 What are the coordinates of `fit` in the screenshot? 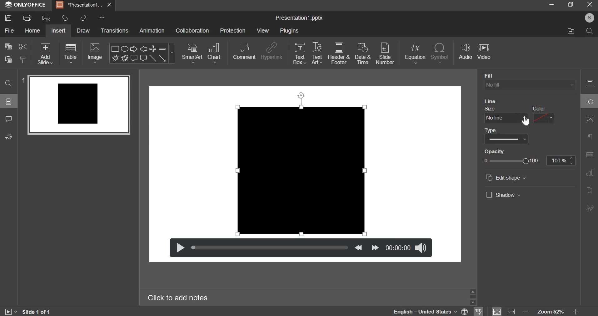 It's located at (503, 310).